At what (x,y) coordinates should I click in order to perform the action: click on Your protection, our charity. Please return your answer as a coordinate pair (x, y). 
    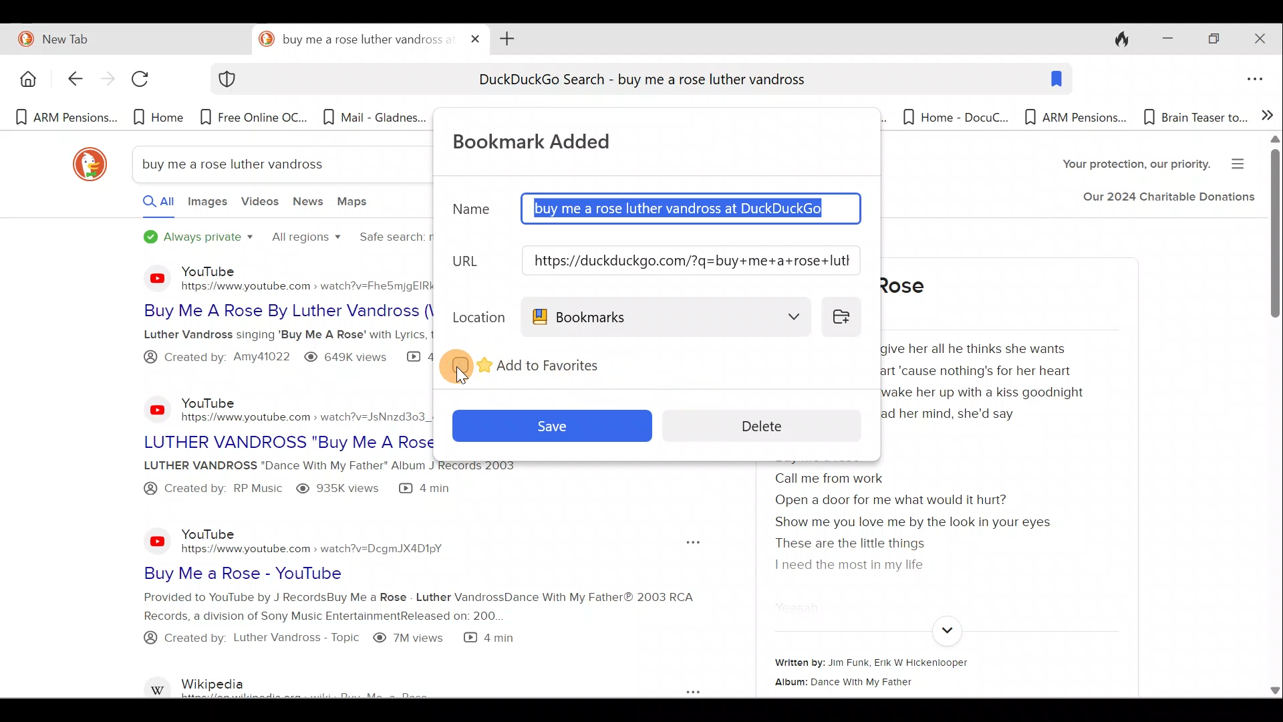
    Looking at the image, I should click on (1125, 166).